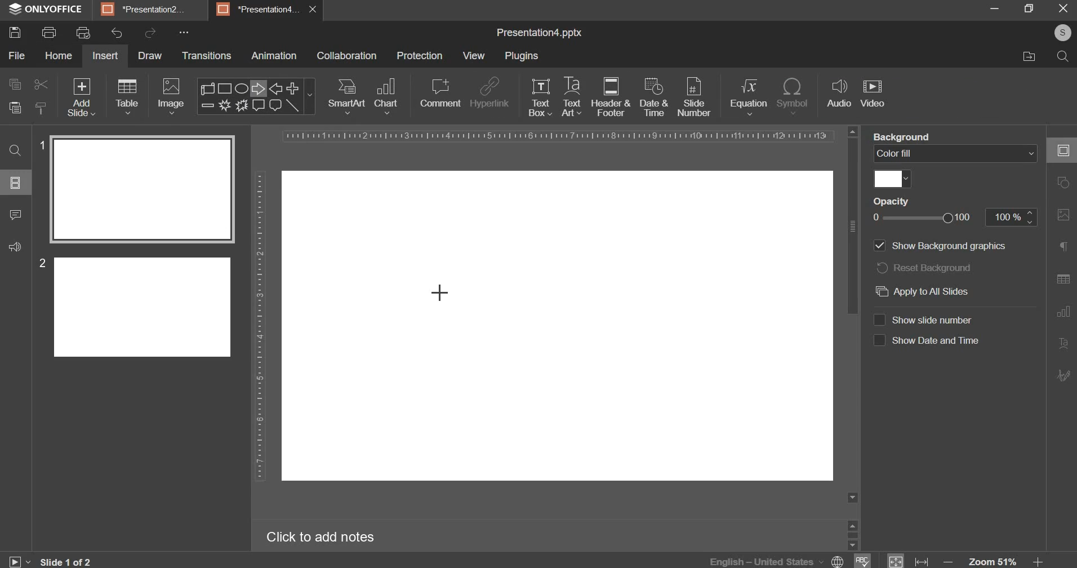 The image size is (1077, 568). Describe the element at coordinates (951, 246) in the screenshot. I see `` at that location.